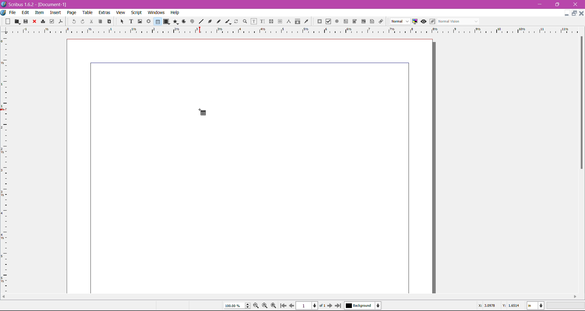  Describe the element at coordinates (297, 21) in the screenshot. I see `Copy Item Properties` at that location.